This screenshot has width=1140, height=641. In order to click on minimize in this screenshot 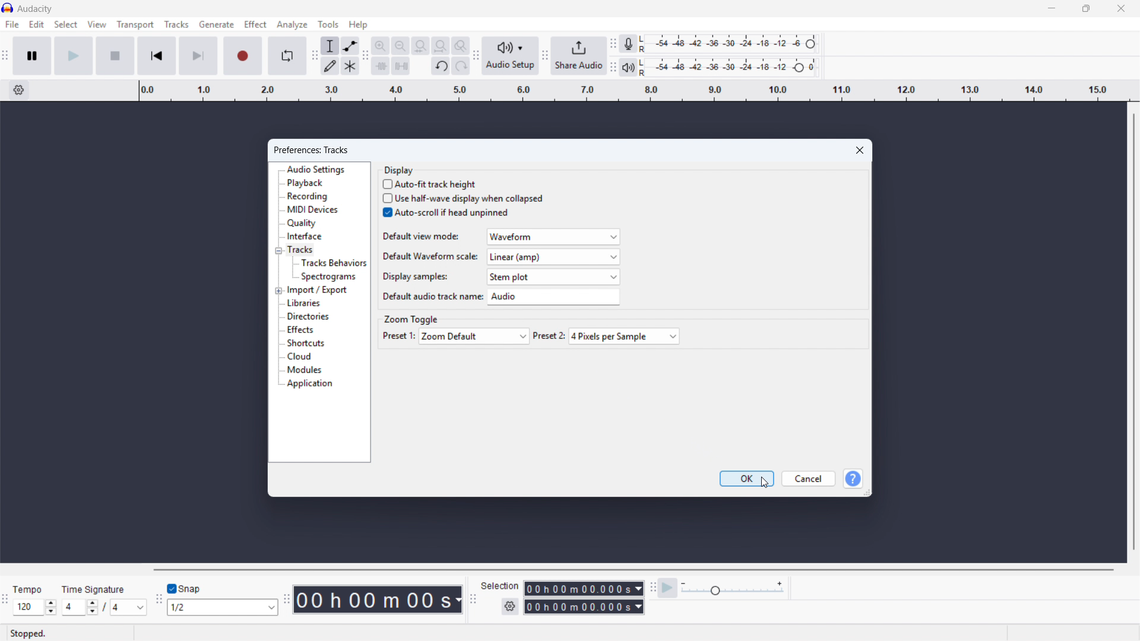, I will do `click(1051, 9)`.